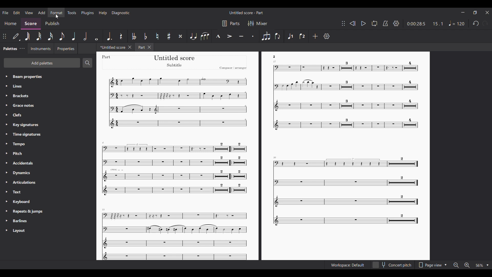  Describe the element at coordinates (302, 36) in the screenshot. I see `Voice 2` at that location.